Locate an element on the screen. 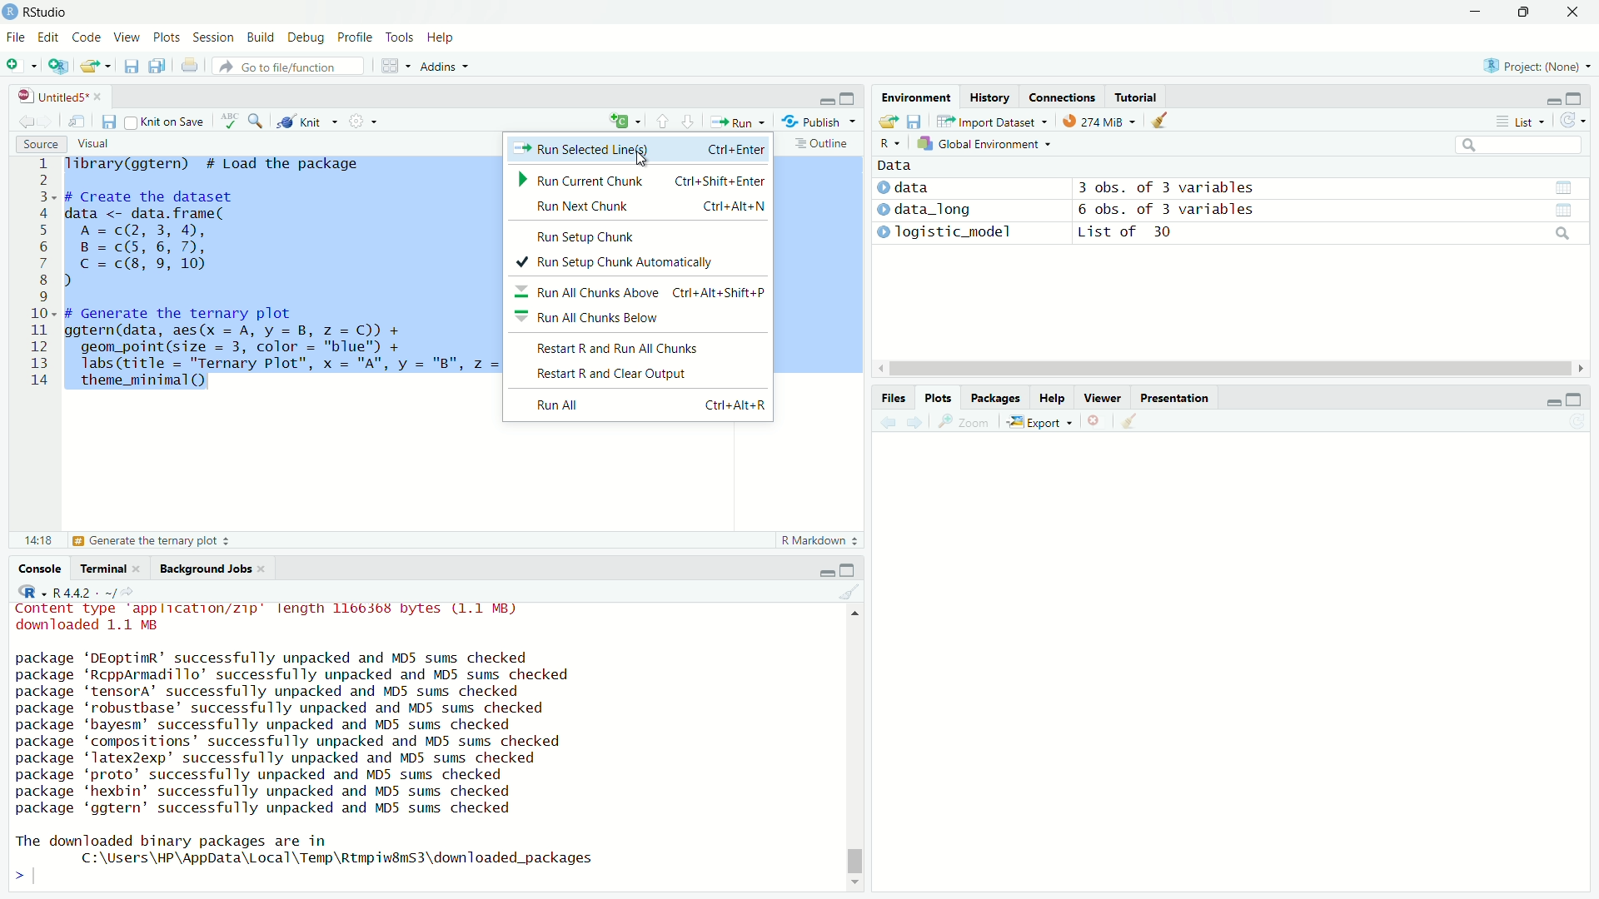 The image size is (1599, 899). R442 - ~ is located at coordinates (75, 592).